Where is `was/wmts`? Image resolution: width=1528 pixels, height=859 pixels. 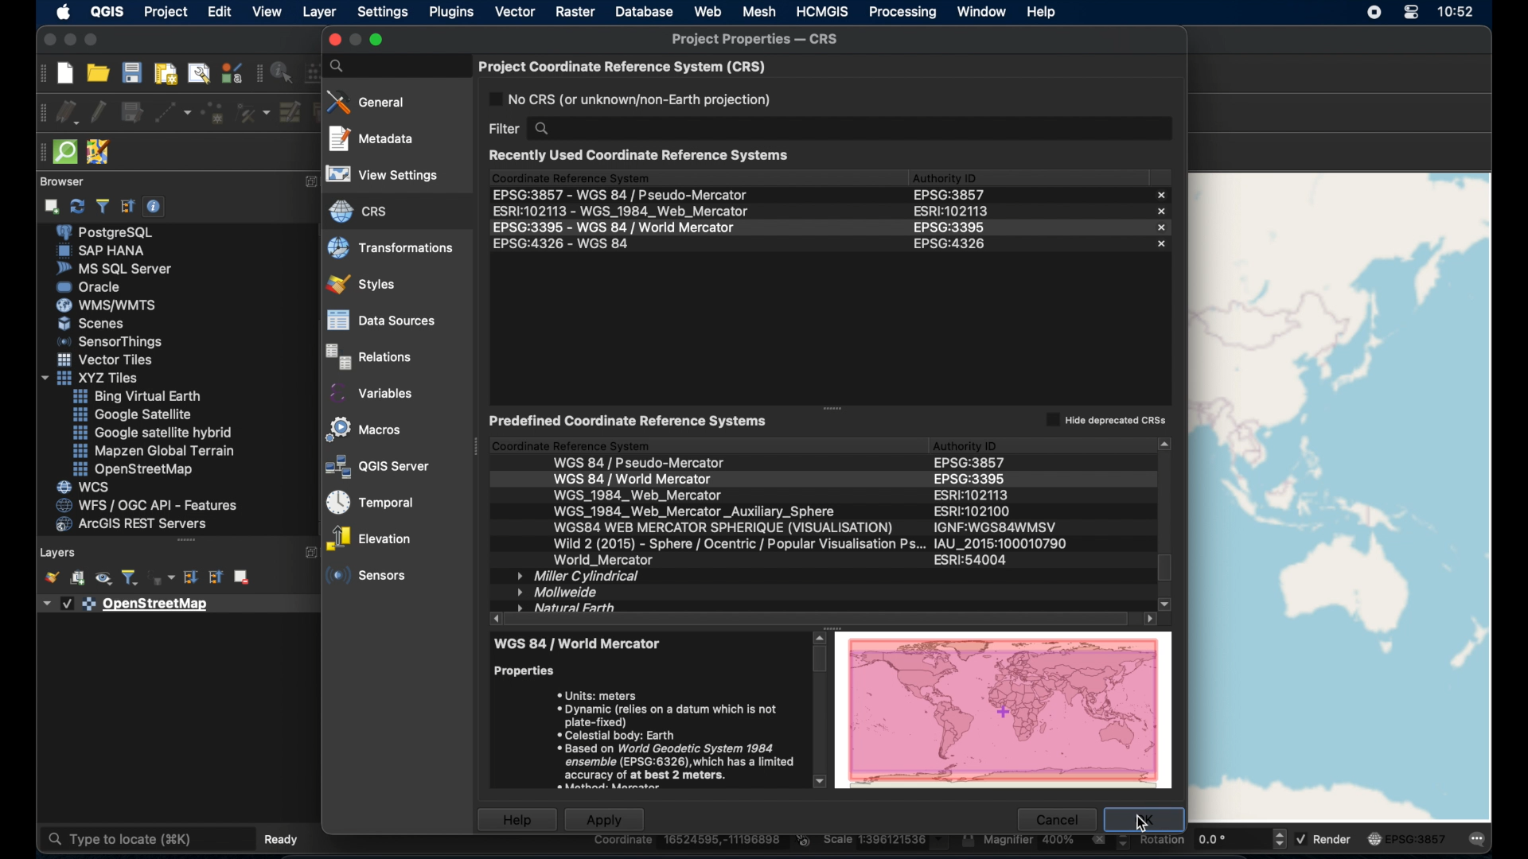 was/wmts is located at coordinates (108, 306).